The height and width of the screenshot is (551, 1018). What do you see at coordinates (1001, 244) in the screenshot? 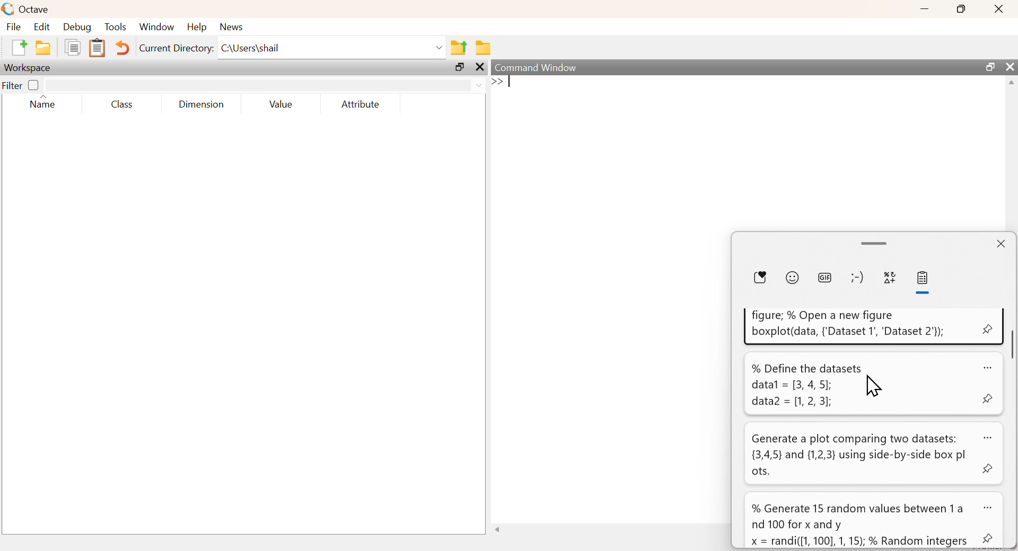
I see `close` at bounding box center [1001, 244].